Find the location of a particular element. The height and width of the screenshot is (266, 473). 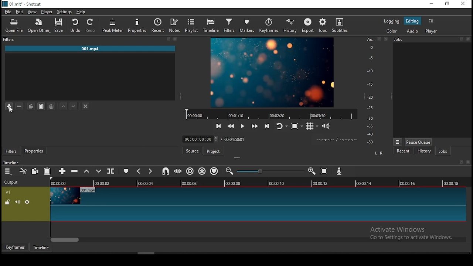

skip to previous point is located at coordinates (219, 127).